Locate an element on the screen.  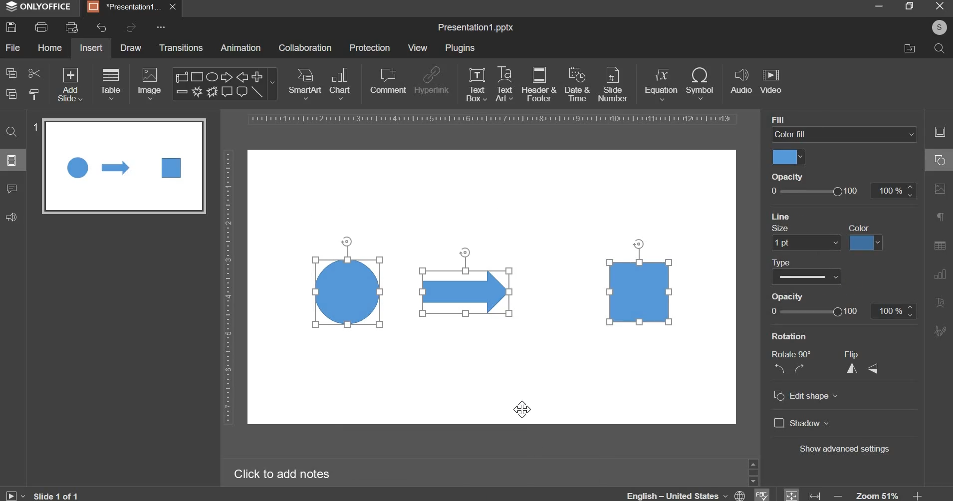
save is located at coordinates (11, 27).